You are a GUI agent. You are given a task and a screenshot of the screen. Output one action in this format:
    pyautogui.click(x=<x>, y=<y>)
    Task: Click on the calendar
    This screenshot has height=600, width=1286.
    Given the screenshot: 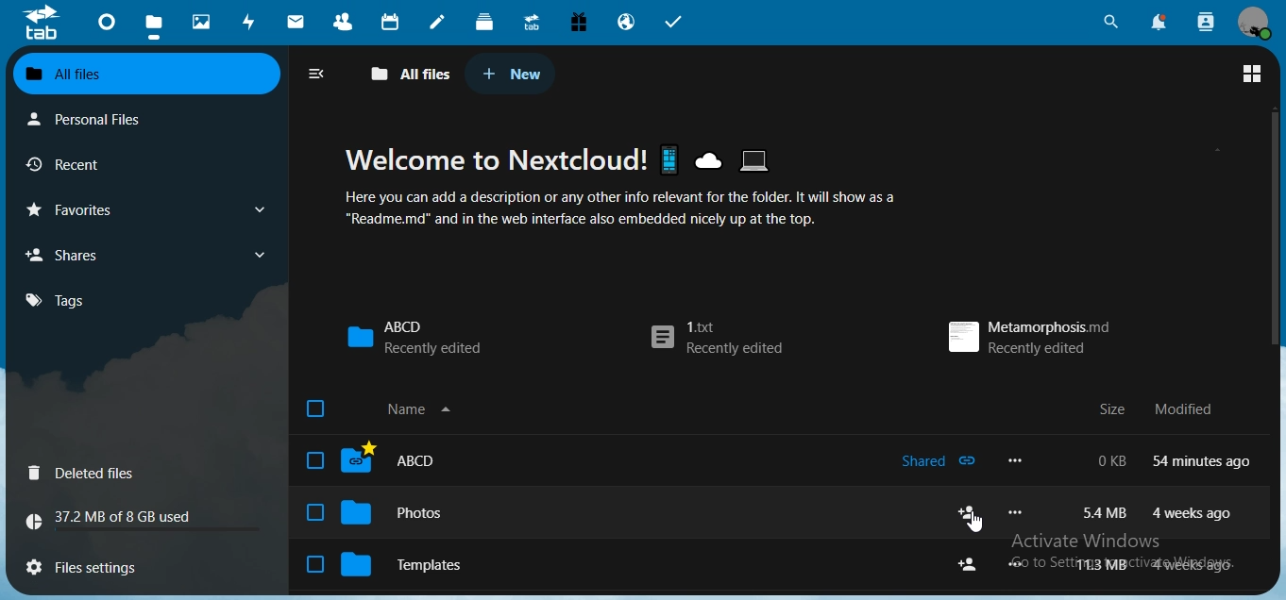 What is the action you would take?
    pyautogui.click(x=393, y=22)
    